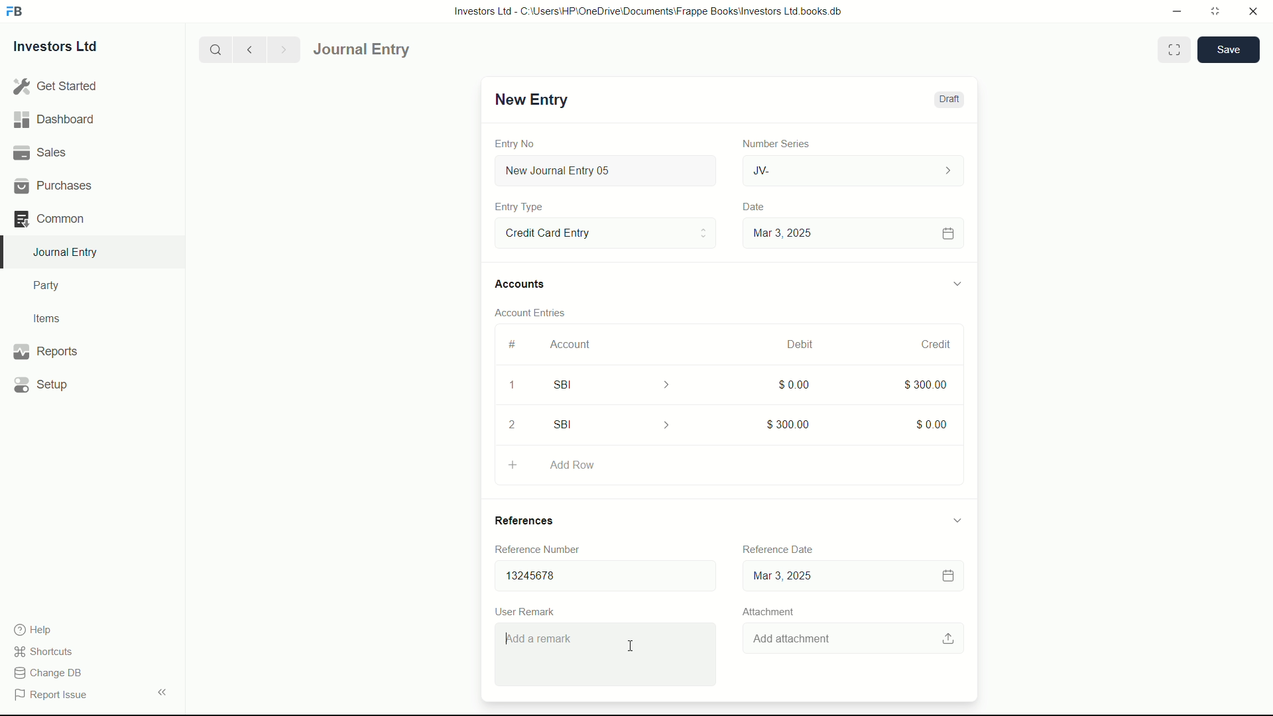 Image resolution: width=1273 pixels, height=716 pixels. I want to click on previous, so click(248, 49).